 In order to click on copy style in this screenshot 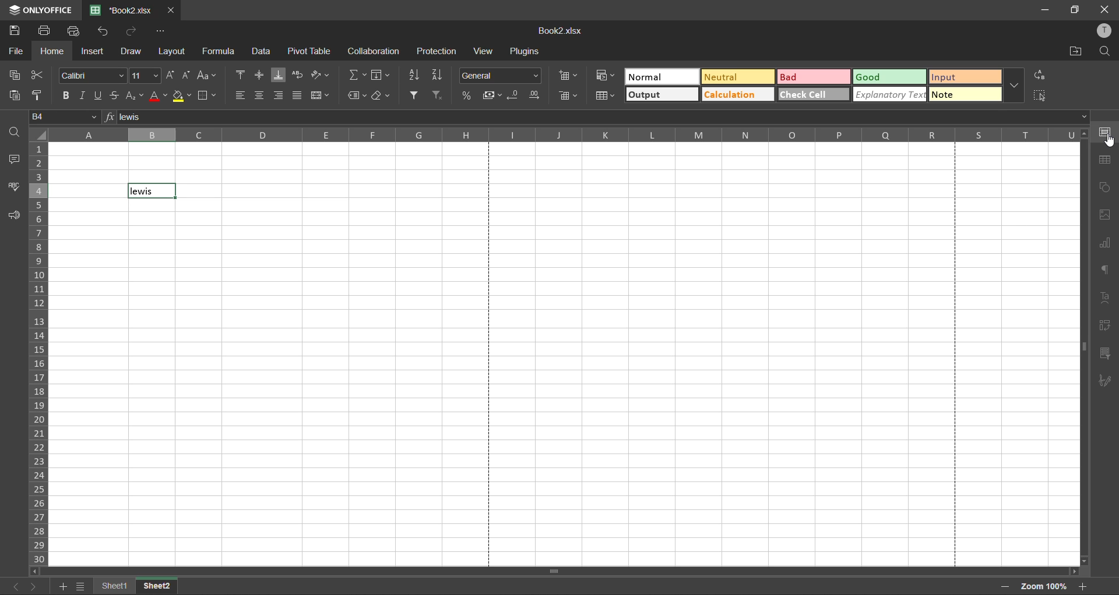, I will do `click(42, 97)`.